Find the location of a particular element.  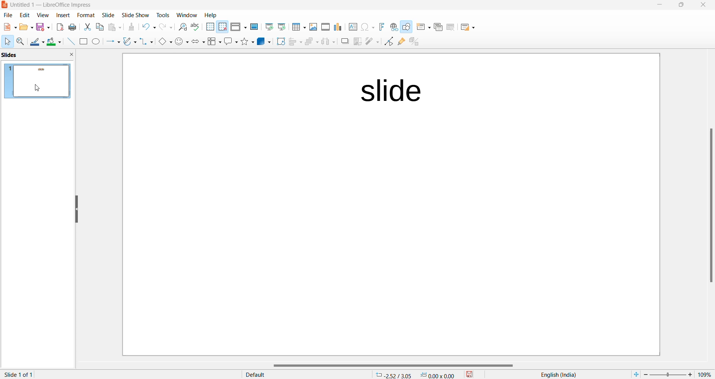

save is located at coordinates (470, 374).